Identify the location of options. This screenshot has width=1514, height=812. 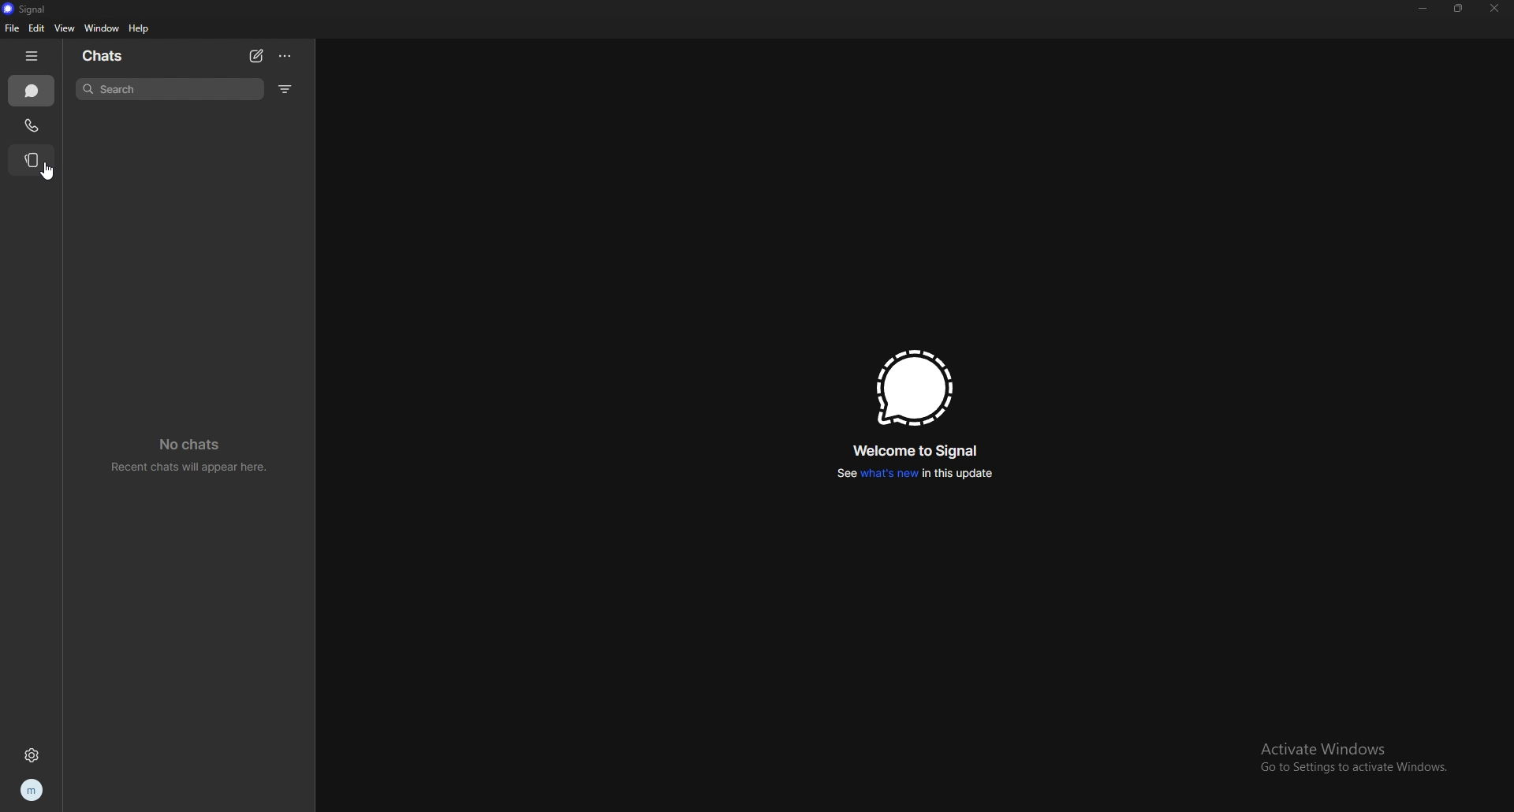
(285, 56).